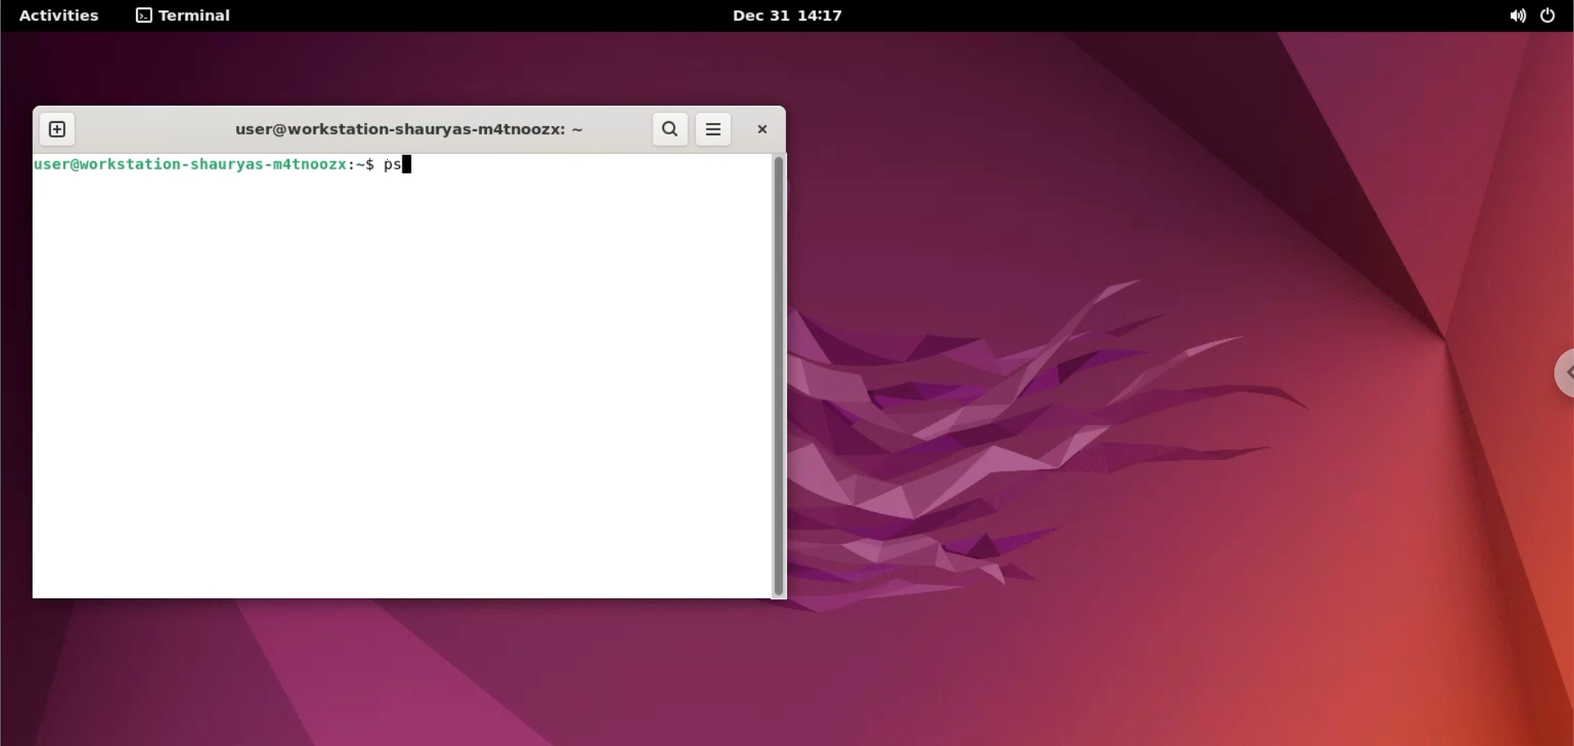  What do you see at coordinates (668, 130) in the screenshot?
I see `search` at bounding box center [668, 130].